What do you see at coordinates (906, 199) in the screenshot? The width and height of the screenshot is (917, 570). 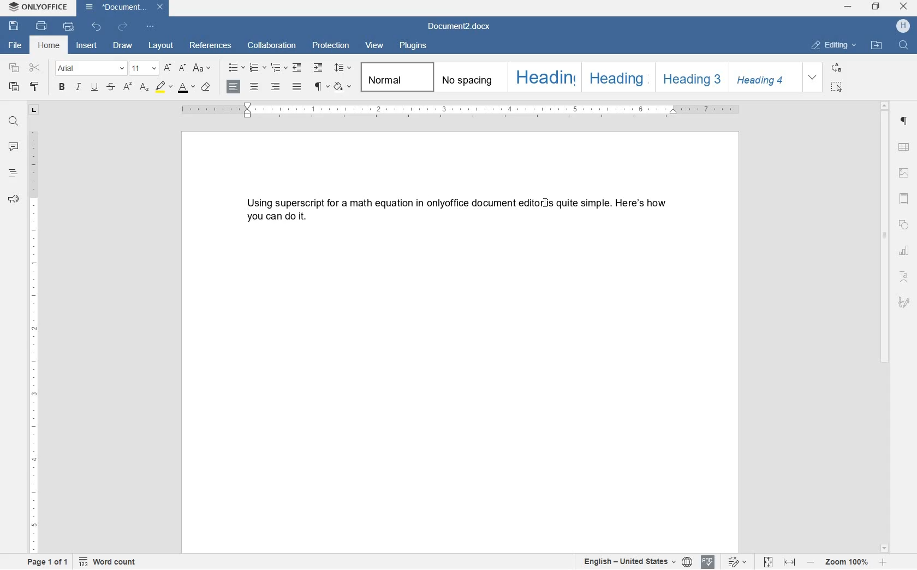 I see `header & footer` at bounding box center [906, 199].